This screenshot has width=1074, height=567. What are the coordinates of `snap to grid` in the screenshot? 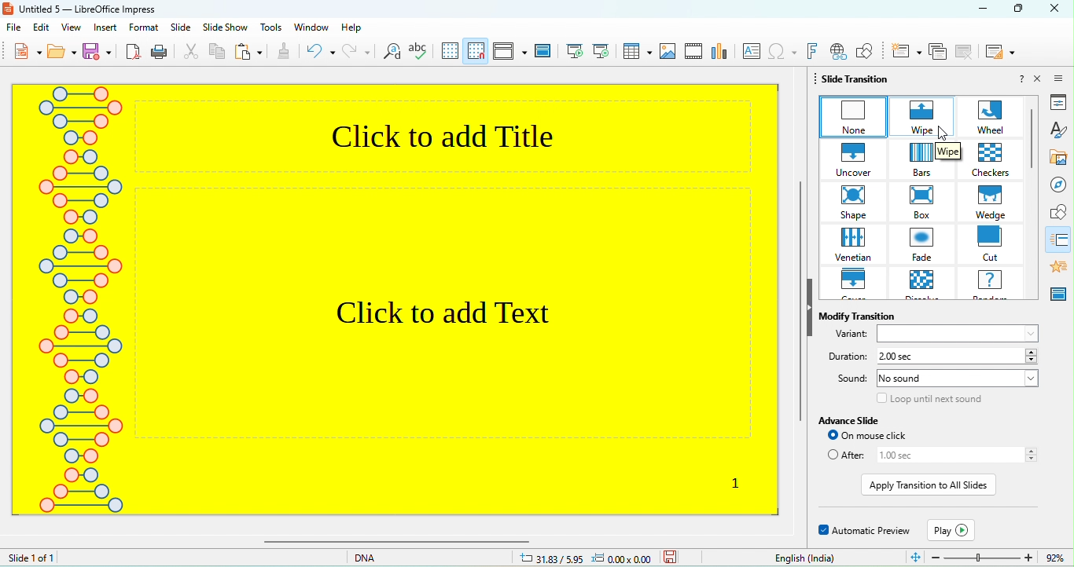 It's located at (476, 51).